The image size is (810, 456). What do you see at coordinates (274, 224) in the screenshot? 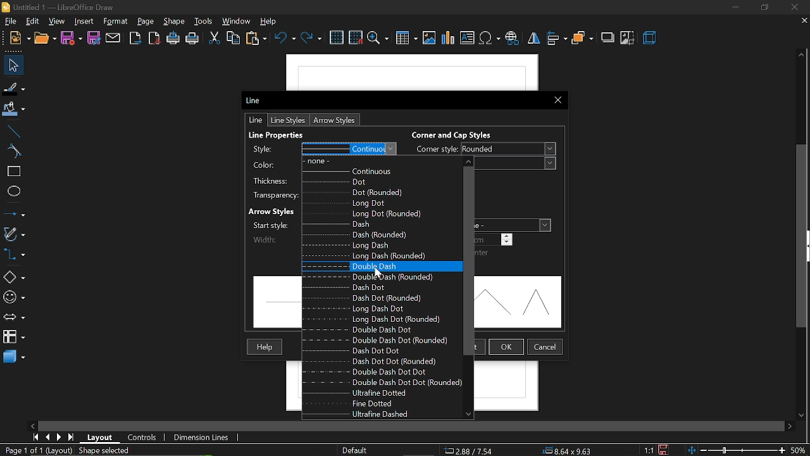
I see `start width` at bounding box center [274, 224].